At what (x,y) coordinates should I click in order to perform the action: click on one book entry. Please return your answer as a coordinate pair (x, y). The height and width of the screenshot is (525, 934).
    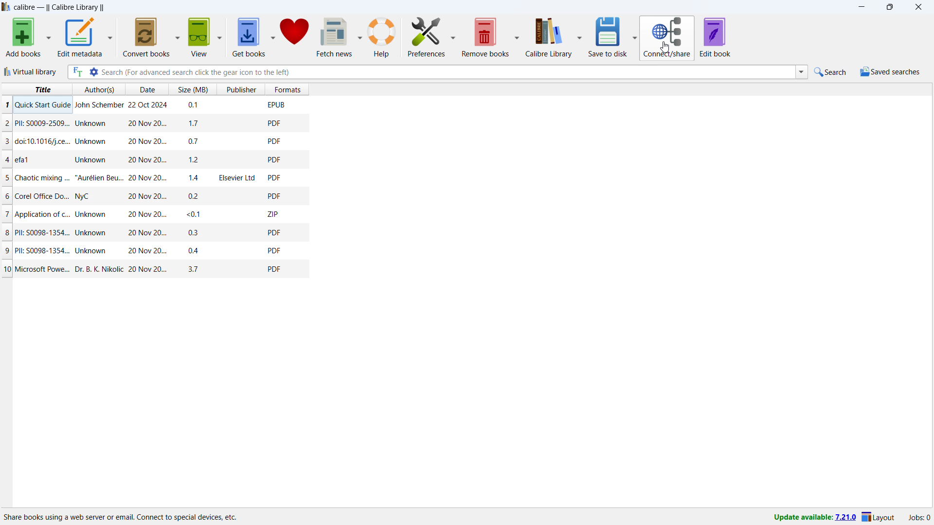
    Looking at the image, I should click on (153, 251).